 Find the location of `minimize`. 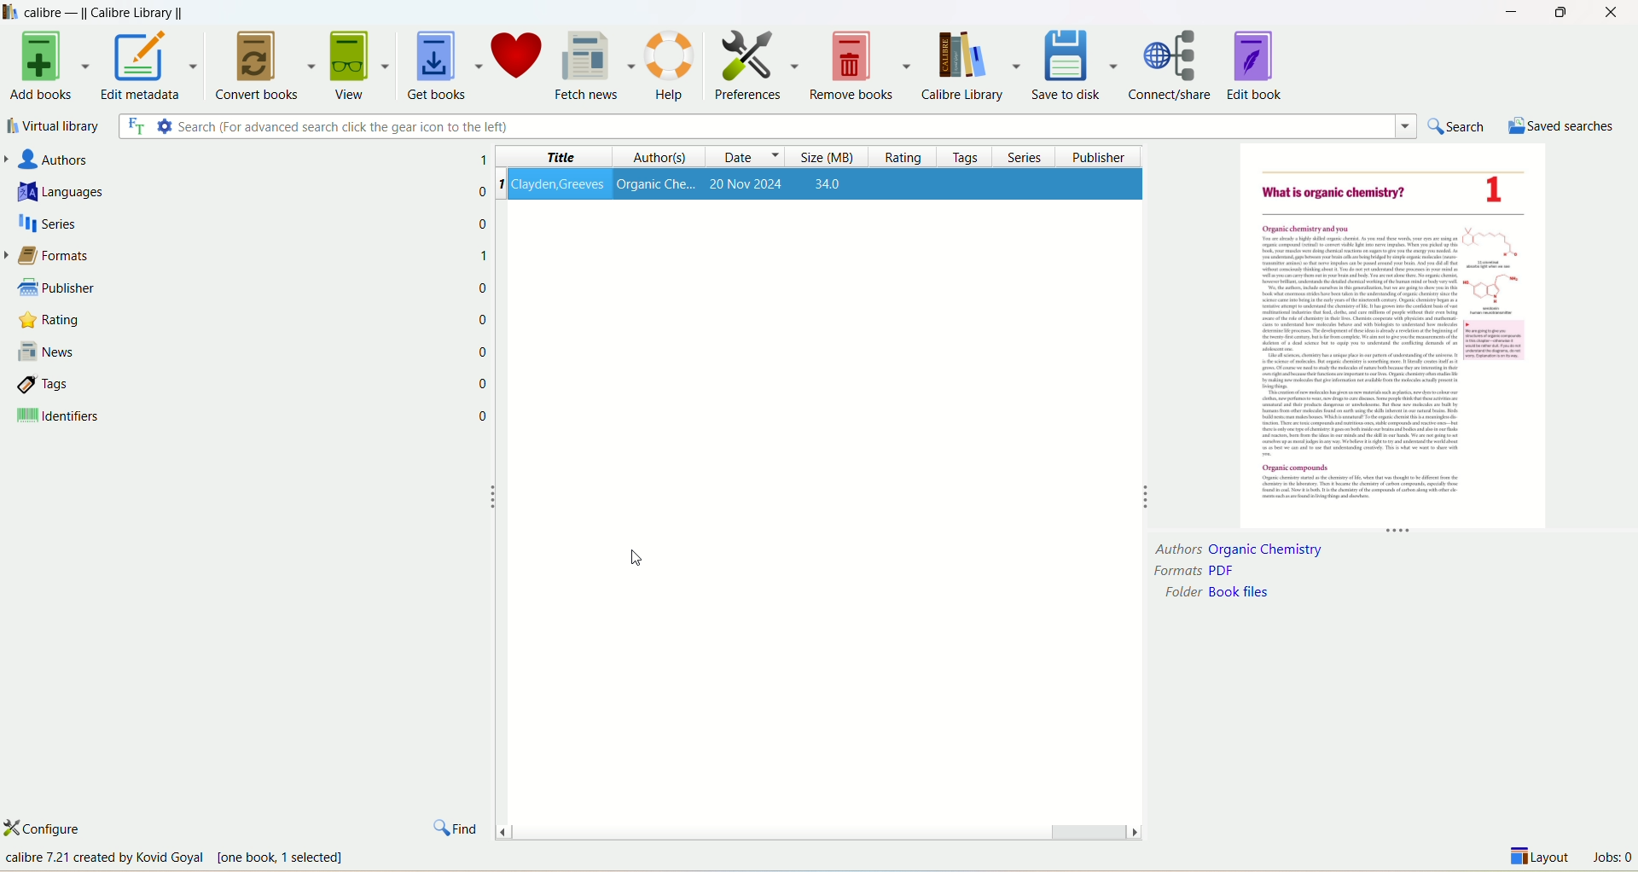

minimize is located at coordinates (1507, 12).